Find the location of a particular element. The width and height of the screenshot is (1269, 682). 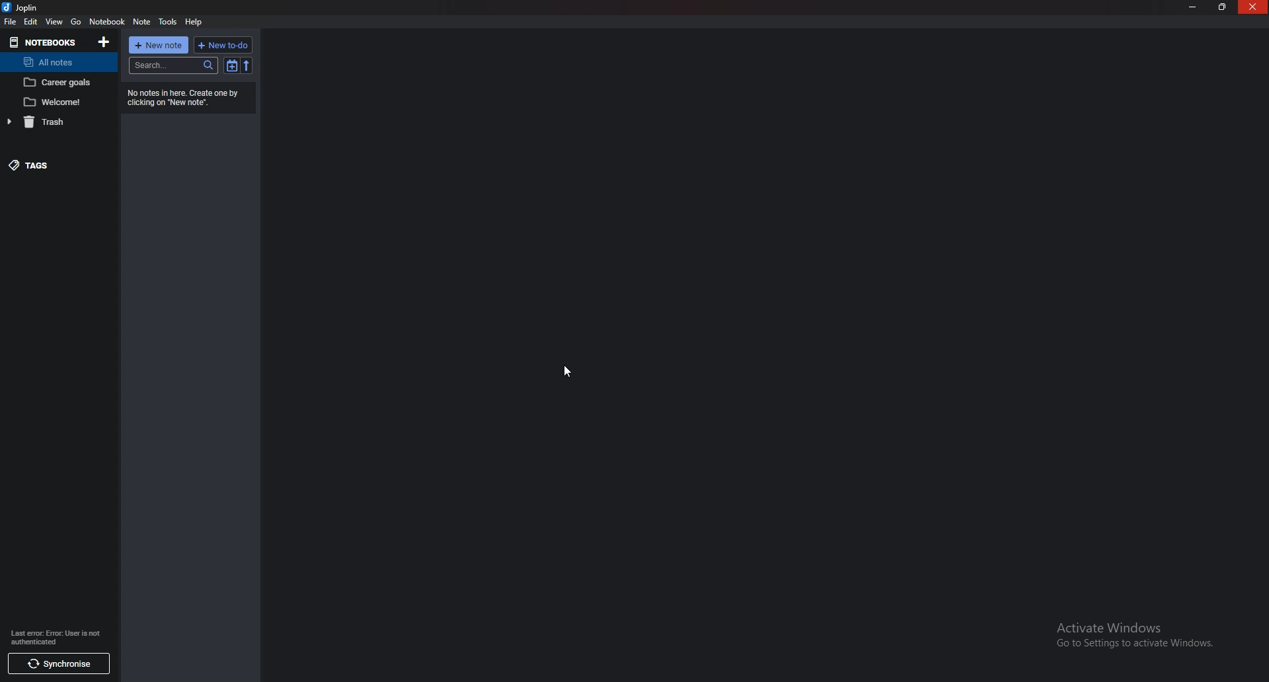

note is located at coordinates (56, 103).